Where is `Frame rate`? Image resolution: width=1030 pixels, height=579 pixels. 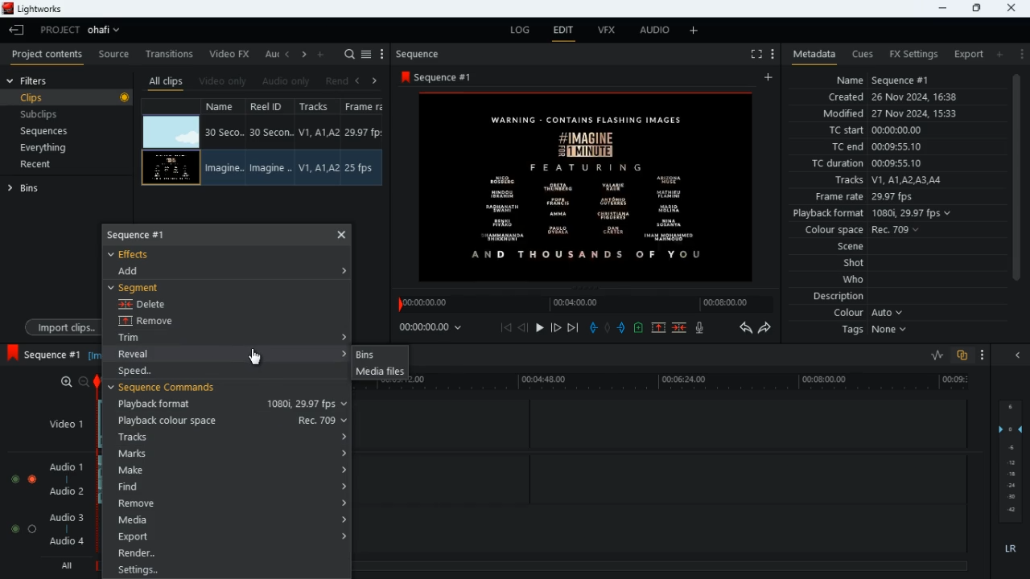 Frame rate is located at coordinates (365, 133).